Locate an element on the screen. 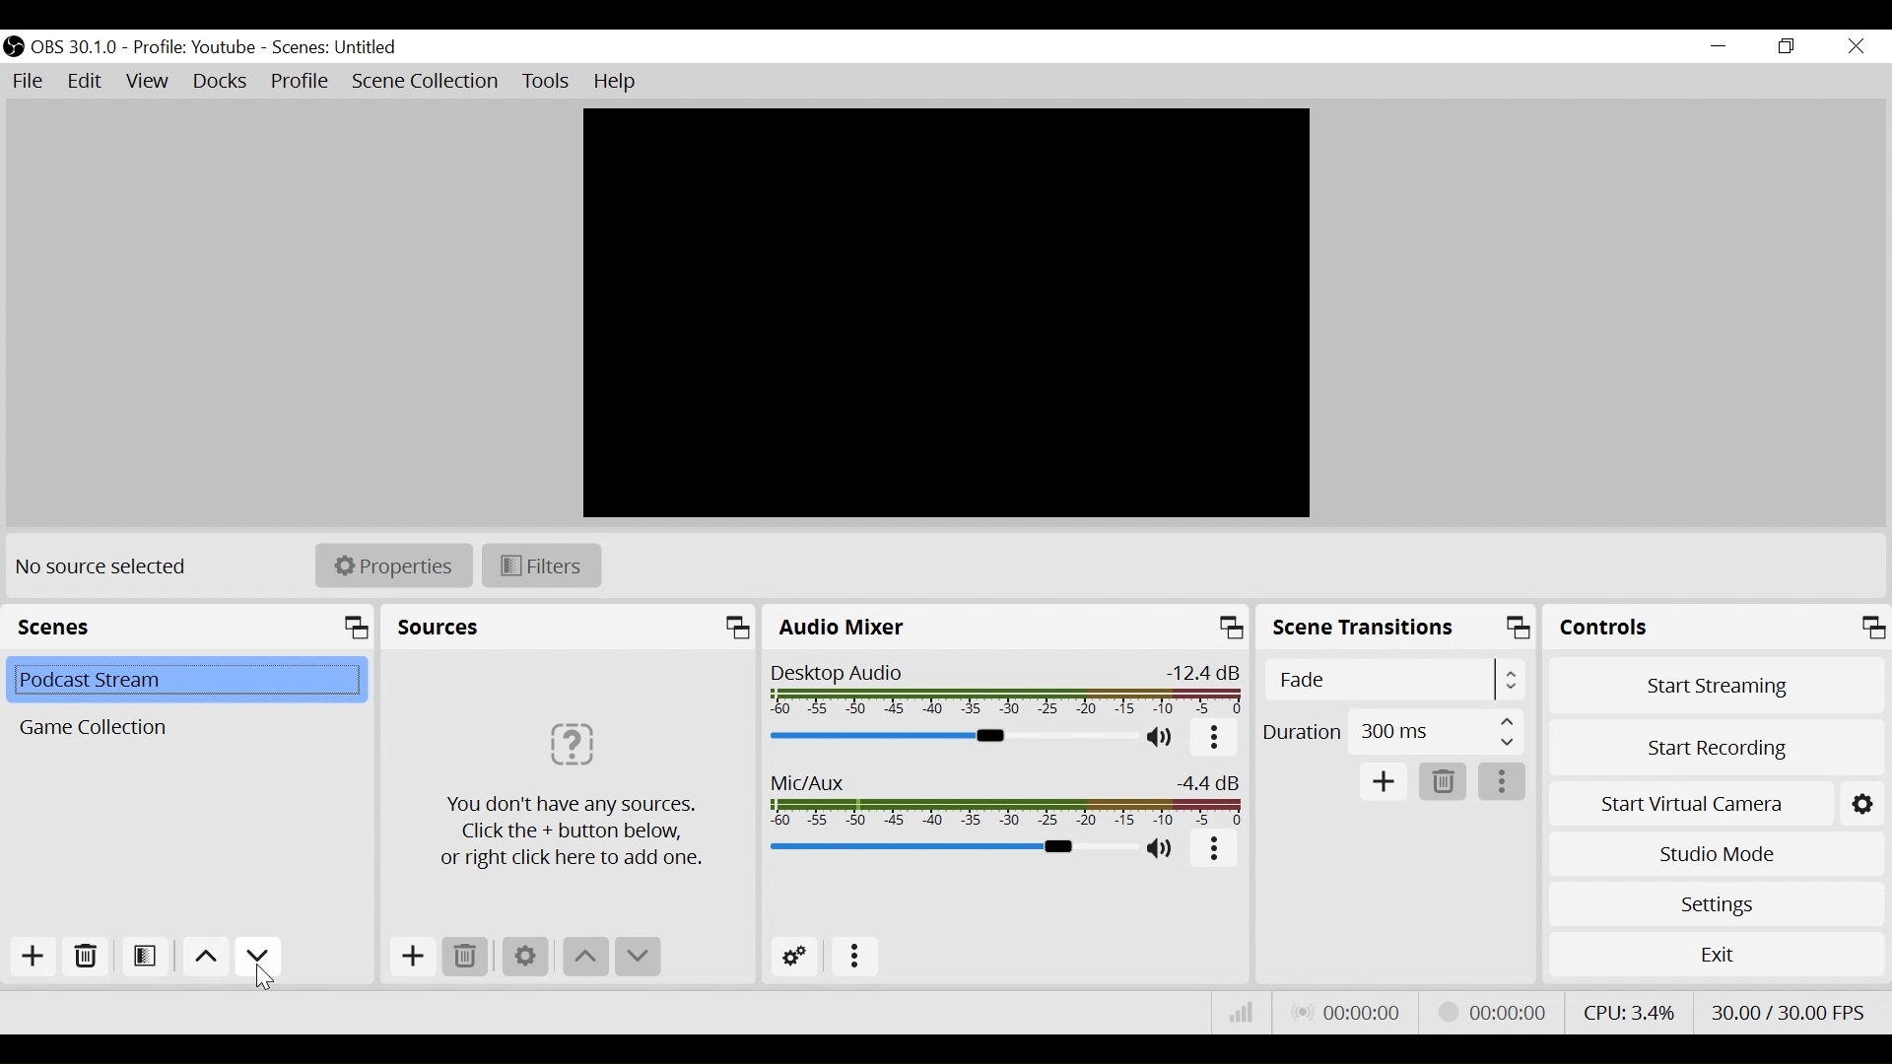  Studio Mode is located at coordinates (1717, 853).